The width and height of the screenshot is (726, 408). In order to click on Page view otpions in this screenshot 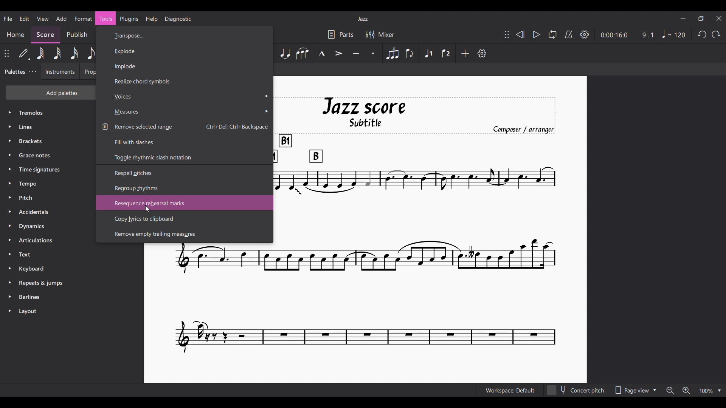, I will do `click(635, 390)`.